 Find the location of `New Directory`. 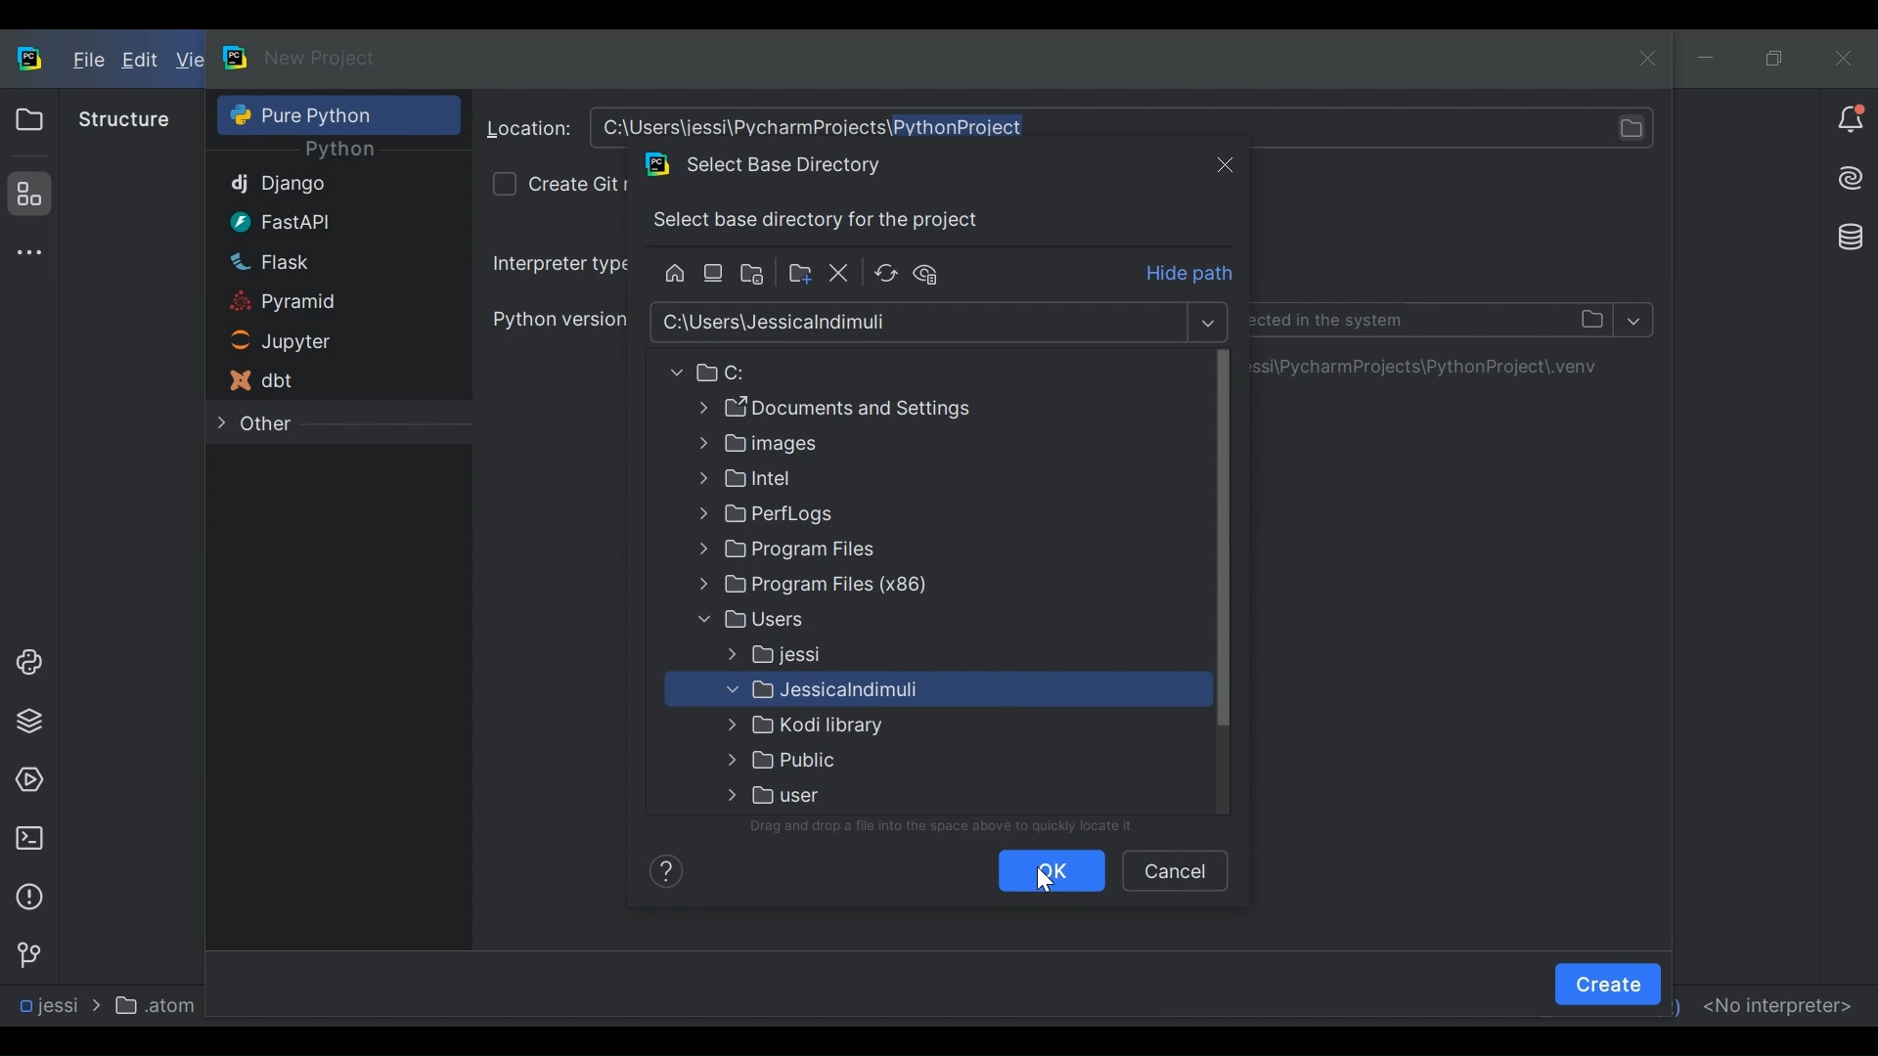

New Directory is located at coordinates (798, 274).